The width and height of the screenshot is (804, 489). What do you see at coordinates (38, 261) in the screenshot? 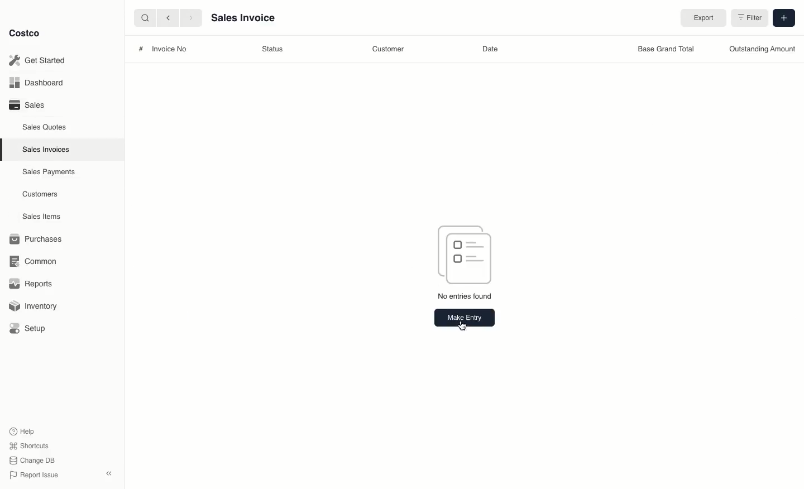
I see `Common` at bounding box center [38, 261].